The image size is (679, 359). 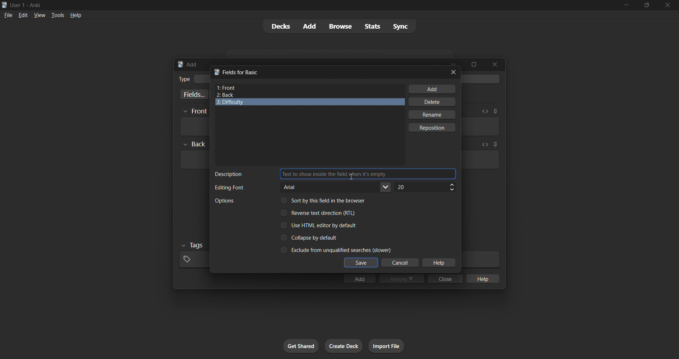 What do you see at coordinates (445, 278) in the screenshot?
I see `close` at bounding box center [445, 278].